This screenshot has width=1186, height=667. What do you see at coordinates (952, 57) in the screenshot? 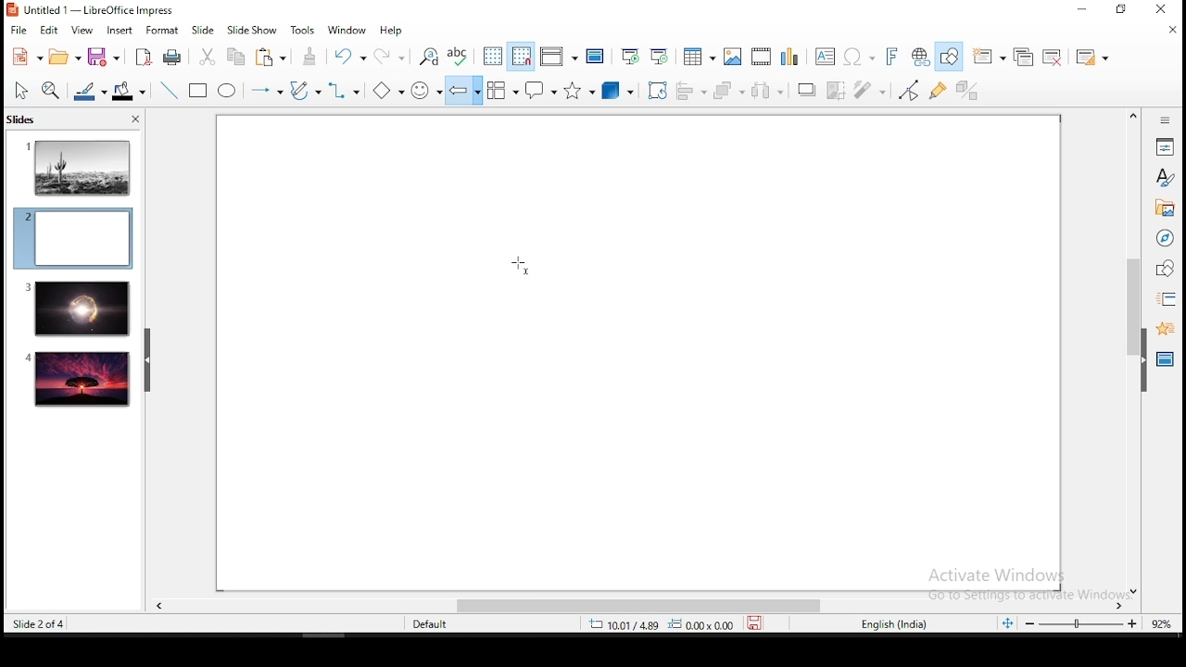
I see `show draw functions` at bounding box center [952, 57].